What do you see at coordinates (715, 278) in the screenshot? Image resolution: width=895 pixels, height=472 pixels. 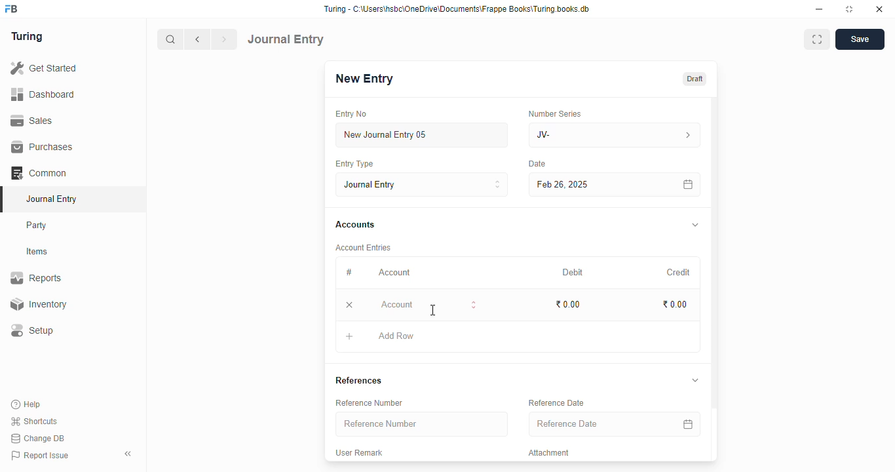 I see `scroll bar` at bounding box center [715, 278].